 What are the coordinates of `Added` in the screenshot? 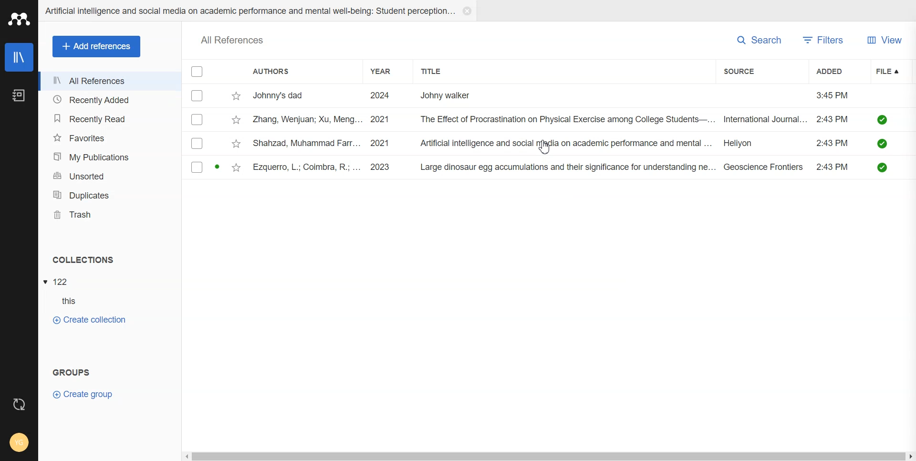 It's located at (839, 71).